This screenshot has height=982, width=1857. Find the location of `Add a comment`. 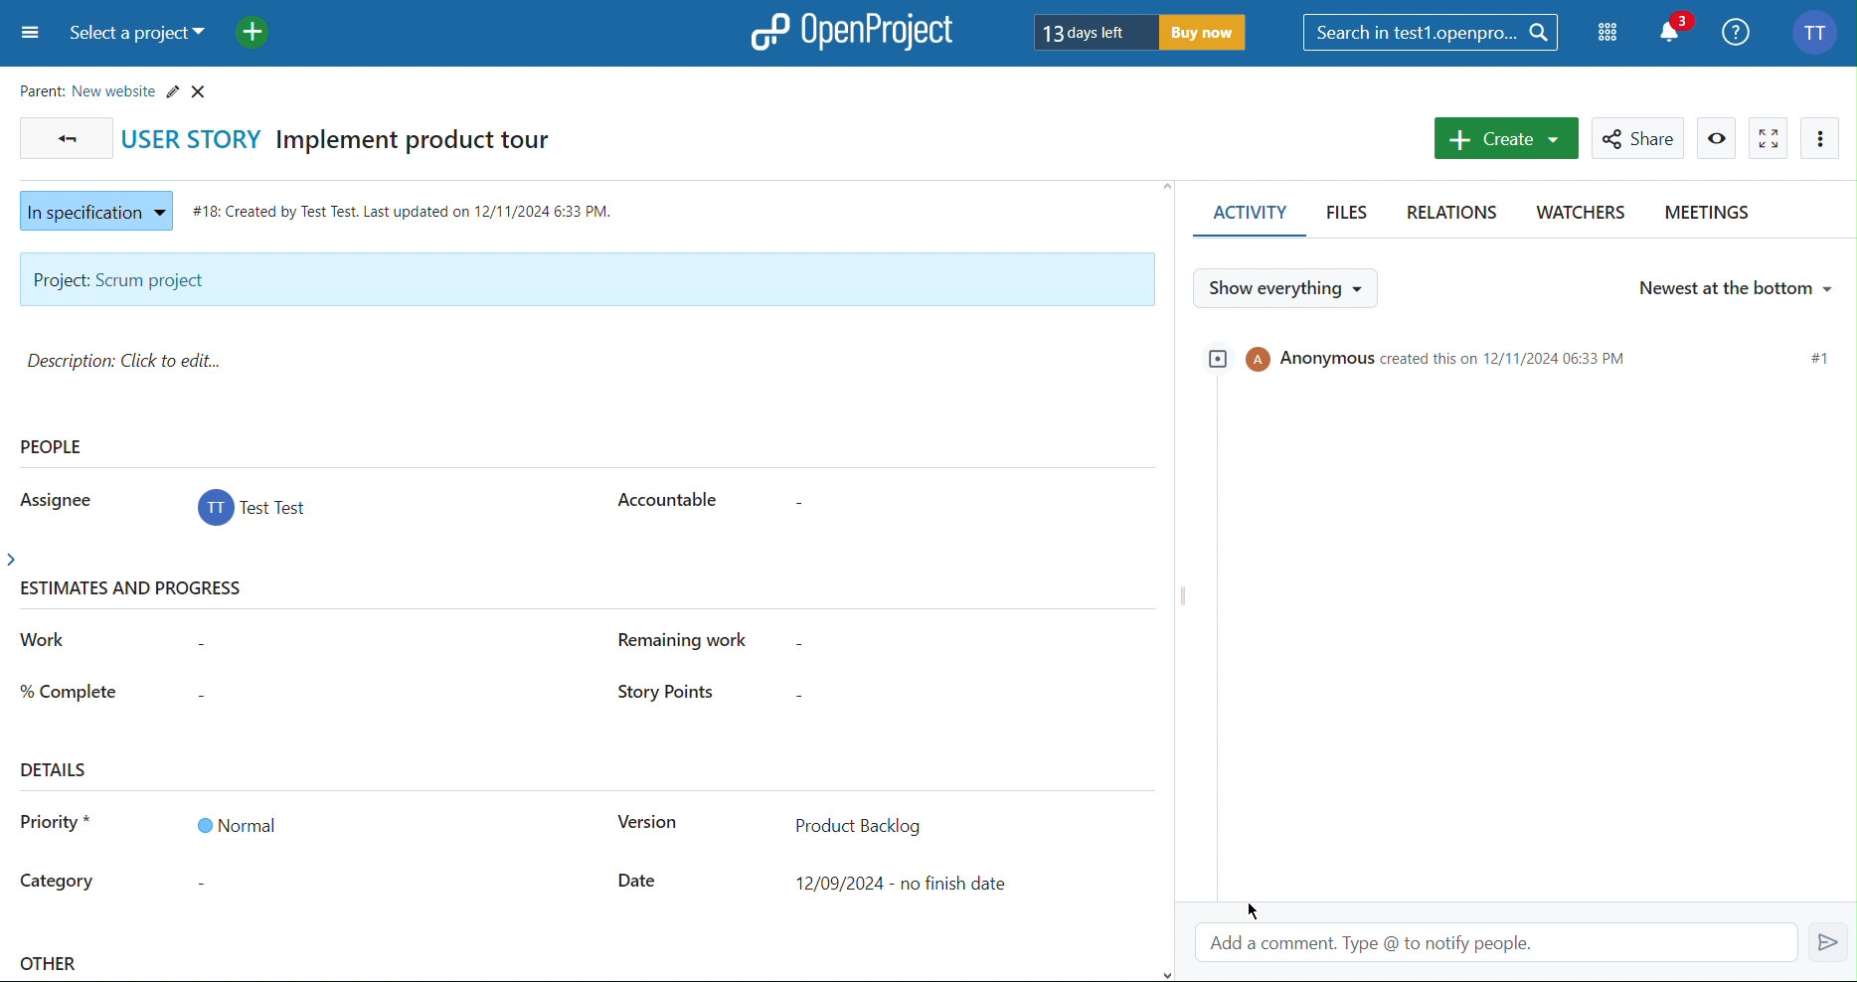

Add a comment is located at coordinates (1526, 939).